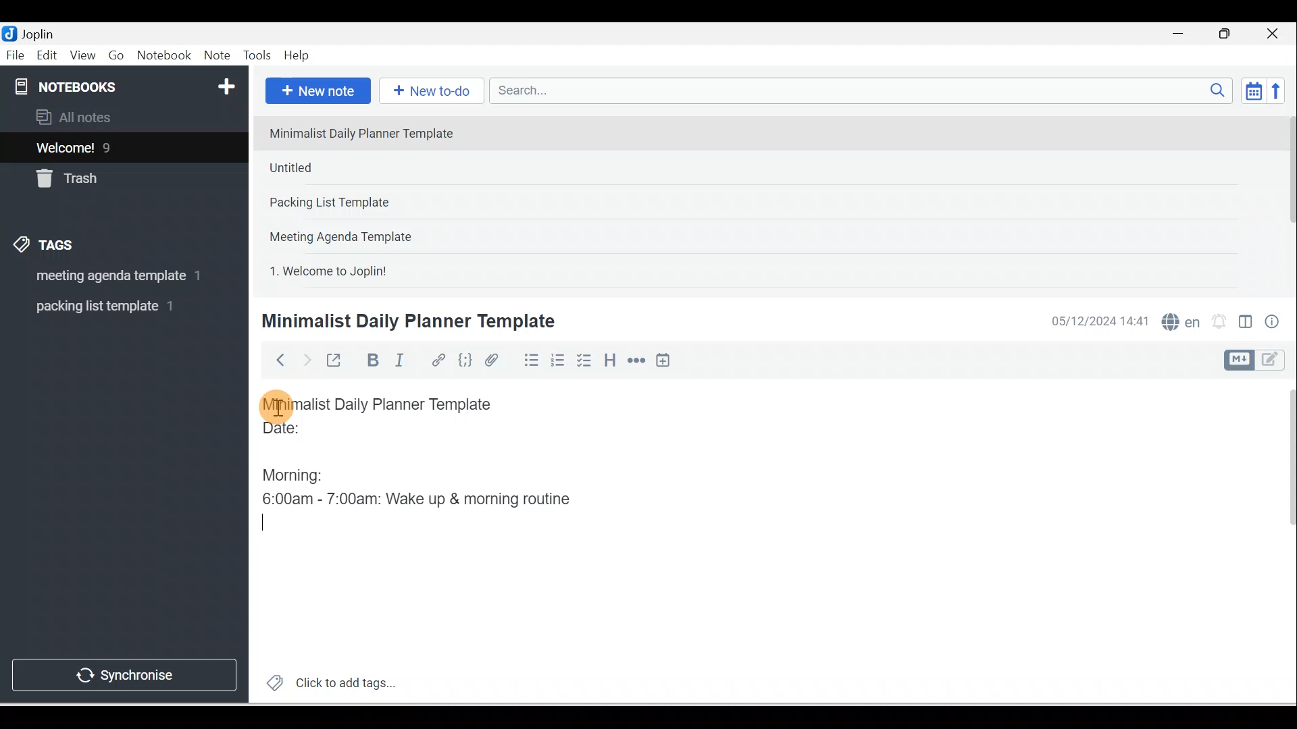  What do you see at coordinates (372, 203) in the screenshot?
I see `Note 3` at bounding box center [372, 203].